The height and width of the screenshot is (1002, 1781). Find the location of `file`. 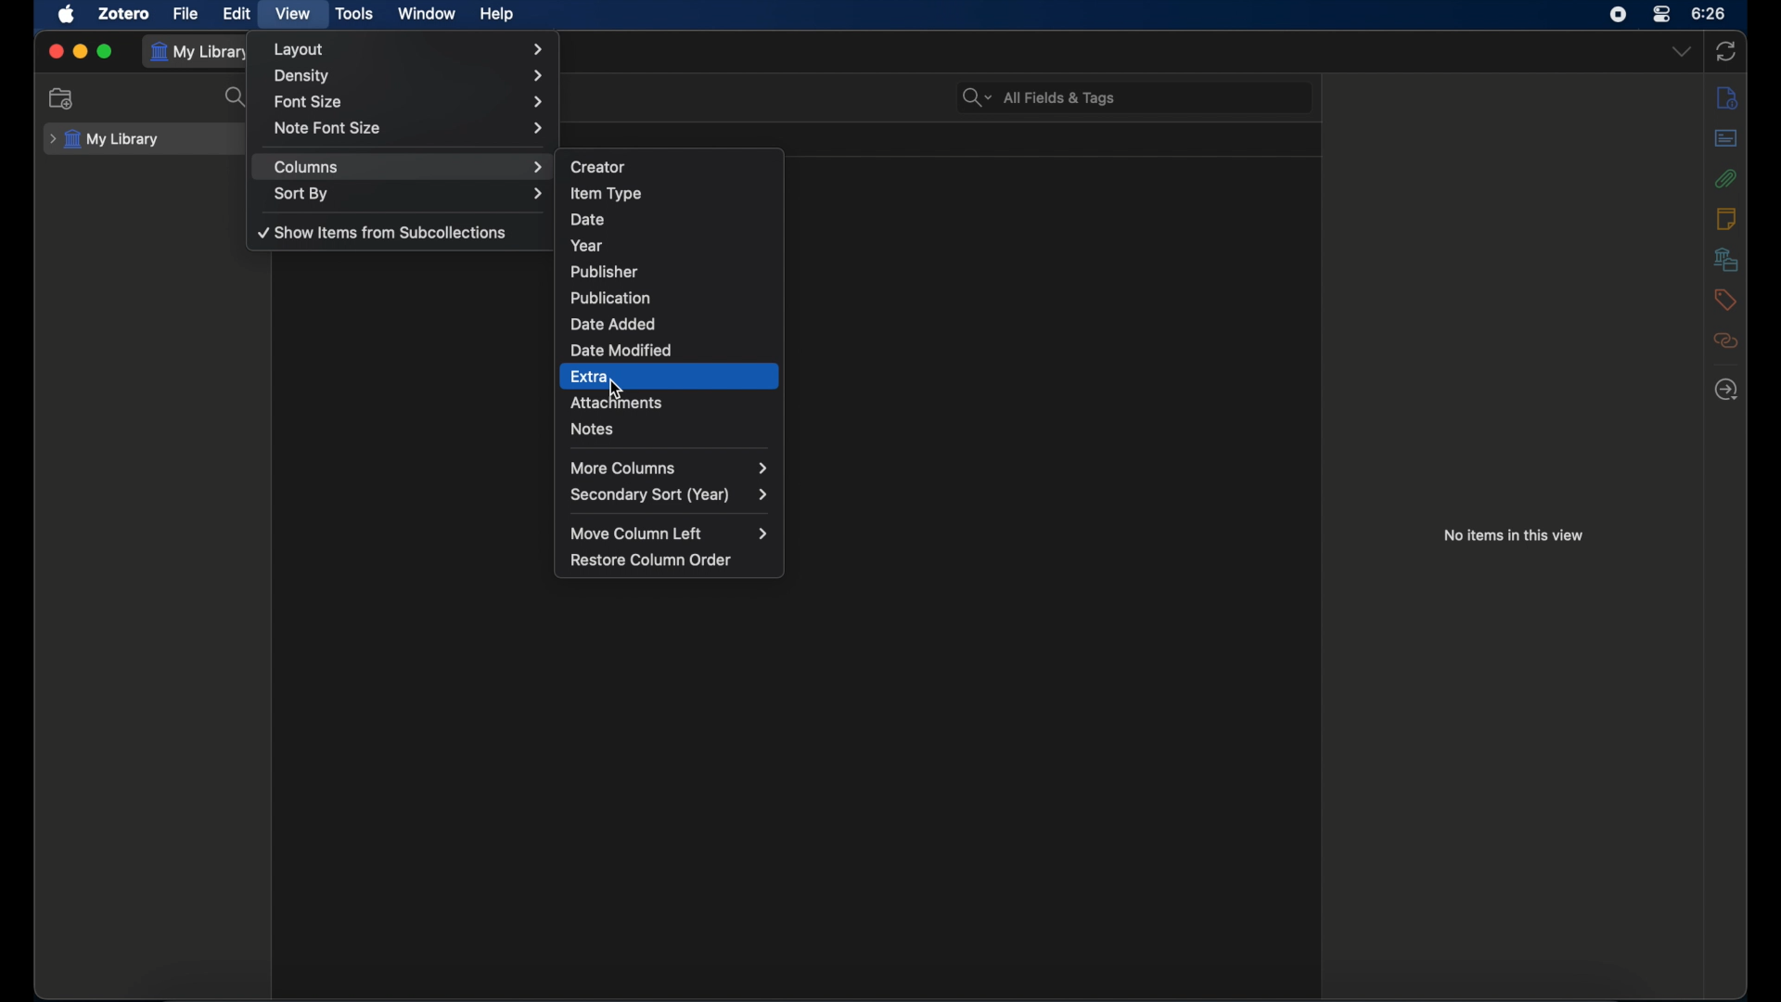

file is located at coordinates (185, 13).